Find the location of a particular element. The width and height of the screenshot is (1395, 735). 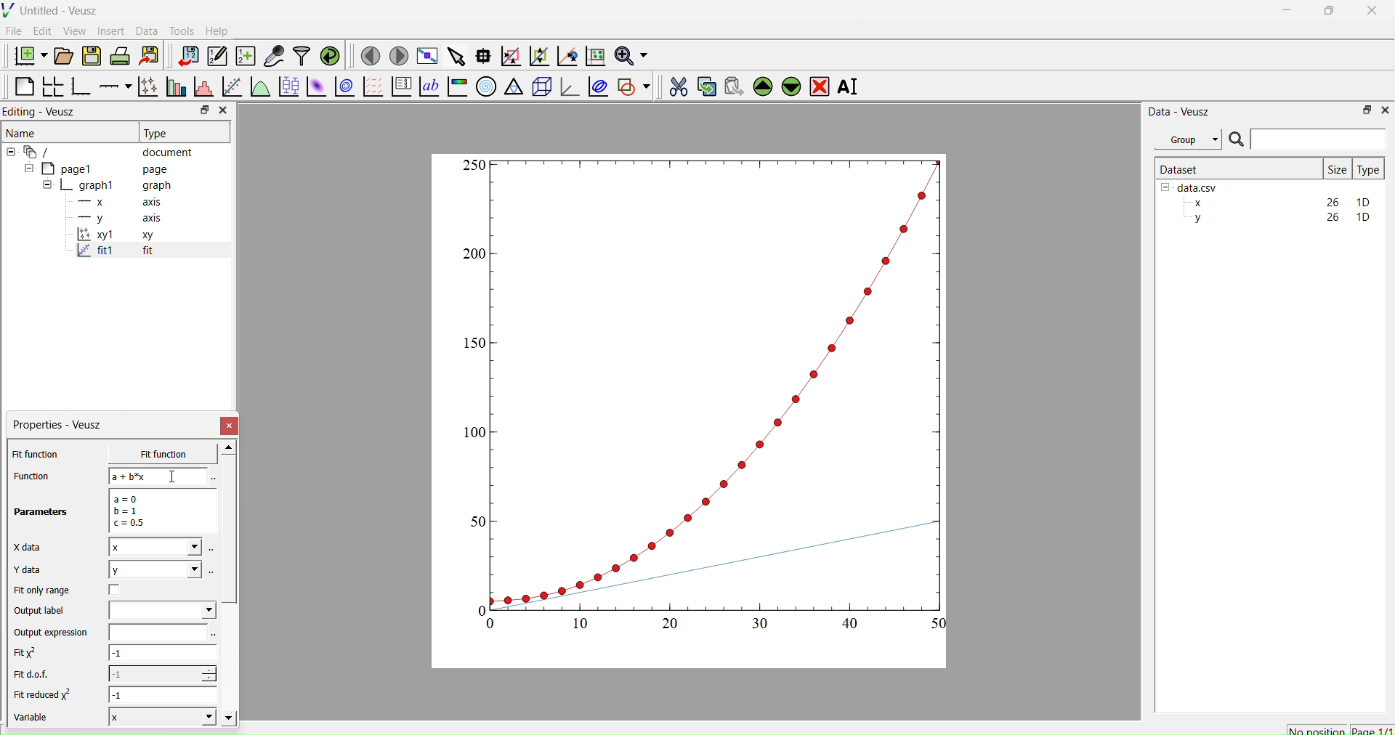

-1 is located at coordinates (162, 673).